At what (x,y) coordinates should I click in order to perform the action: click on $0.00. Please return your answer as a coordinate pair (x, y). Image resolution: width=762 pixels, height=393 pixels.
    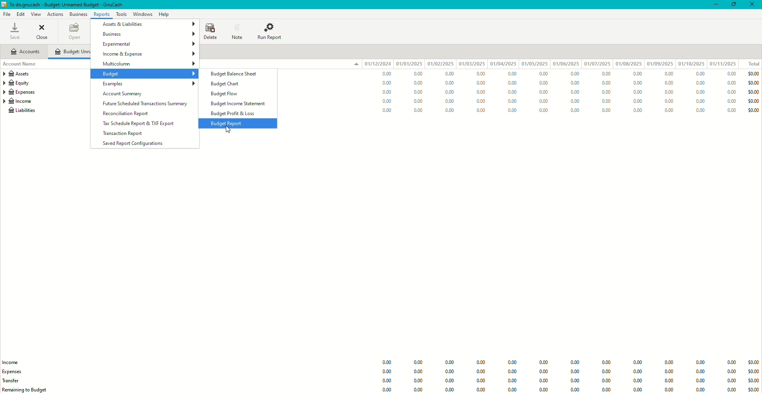
    Looking at the image, I should click on (752, 101).